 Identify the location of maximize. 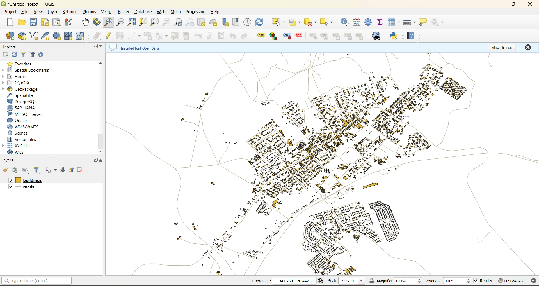
(515, 4).